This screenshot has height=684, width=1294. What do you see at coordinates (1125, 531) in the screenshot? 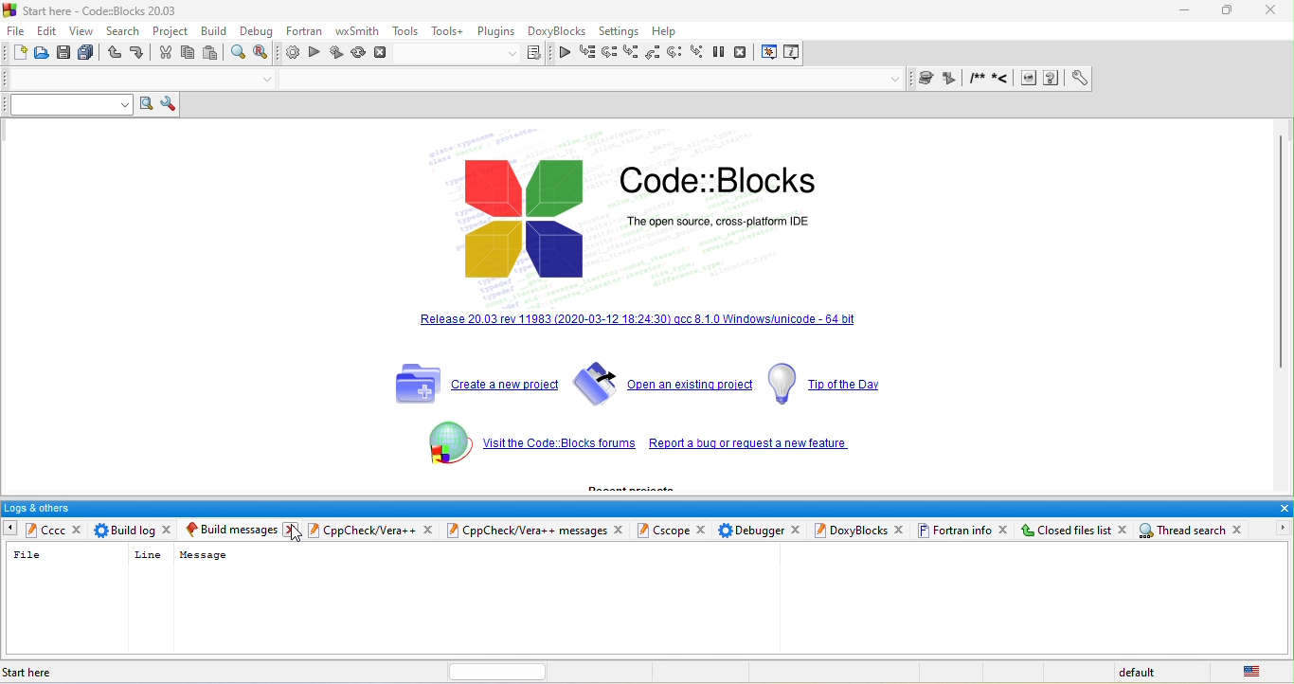
I see `close` at bounding box center [1125, 531].